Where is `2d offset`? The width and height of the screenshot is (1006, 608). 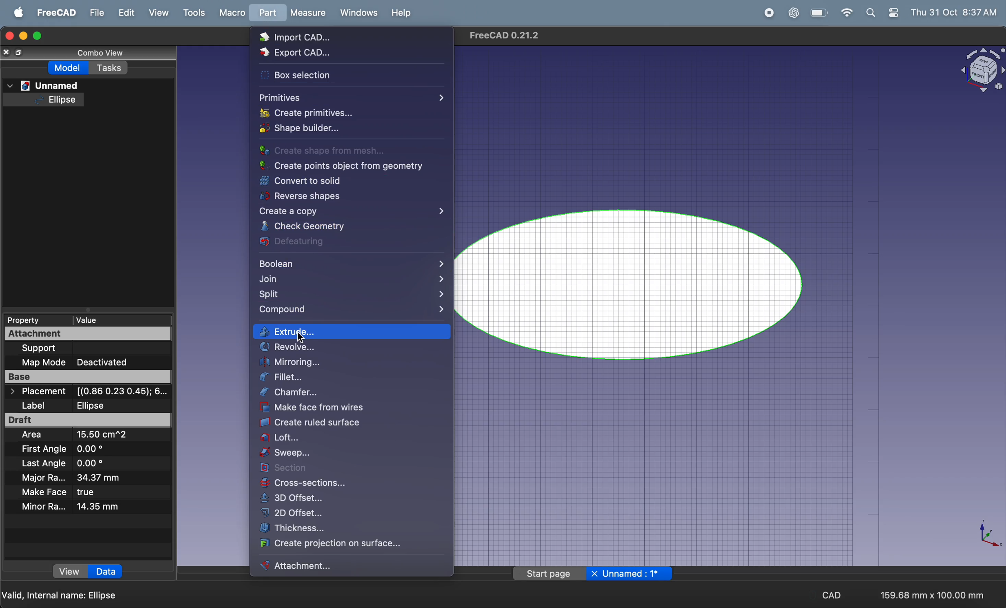
2d offset is located at coordinates (298, 513).